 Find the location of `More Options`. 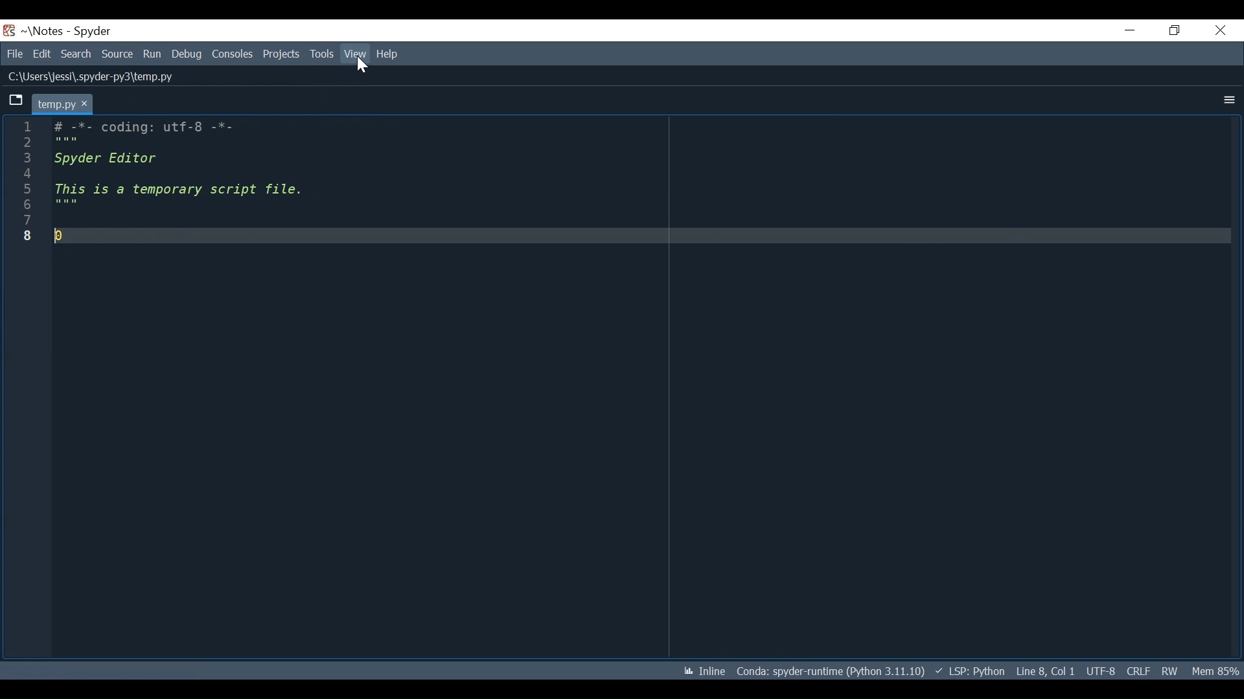

More Options is located at coordinates (1228, 100).